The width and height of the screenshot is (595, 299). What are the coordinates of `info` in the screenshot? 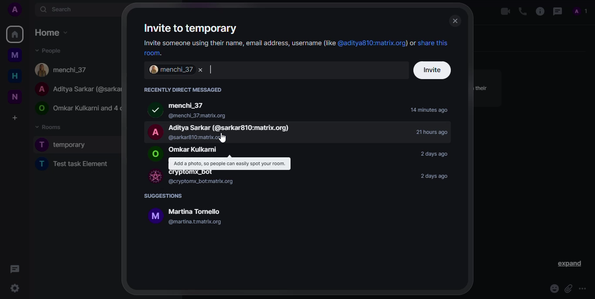 It's located at (299, 190).